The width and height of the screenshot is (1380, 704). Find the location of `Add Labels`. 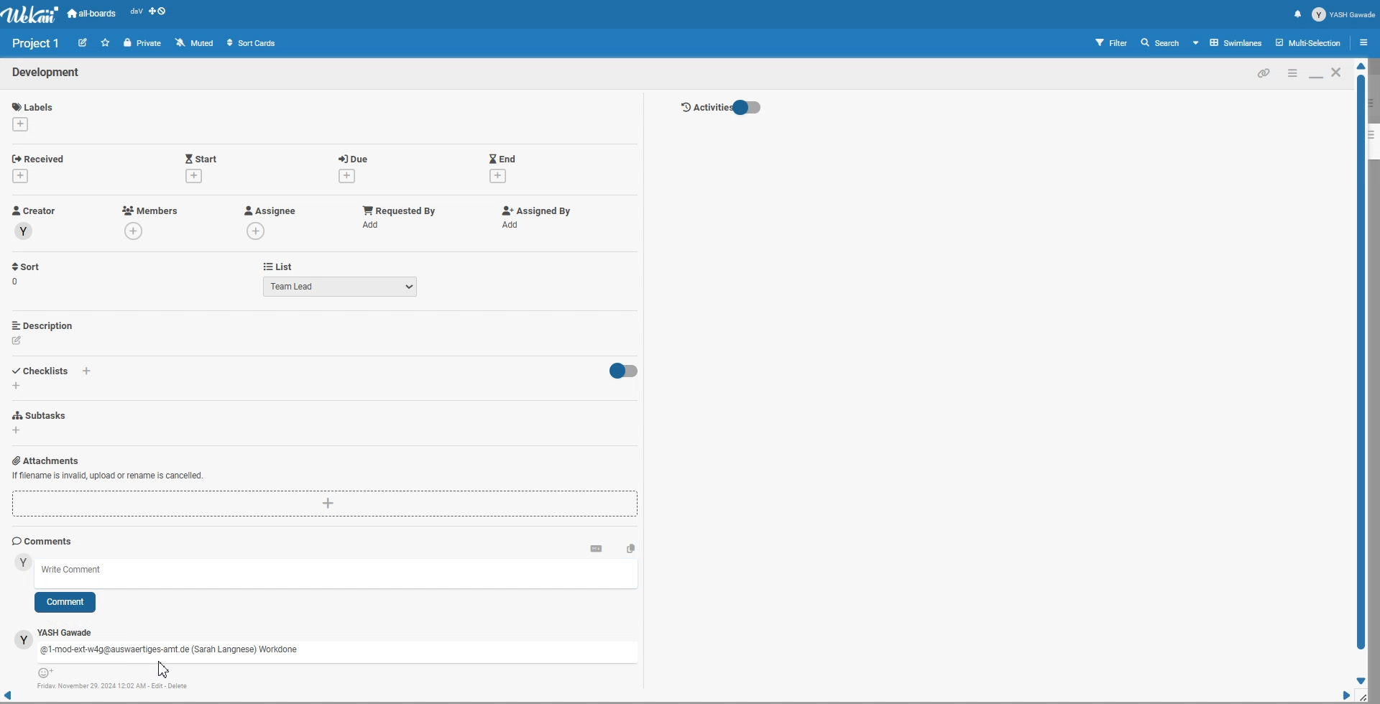

Add Labels is located at coordinates (34, 104).